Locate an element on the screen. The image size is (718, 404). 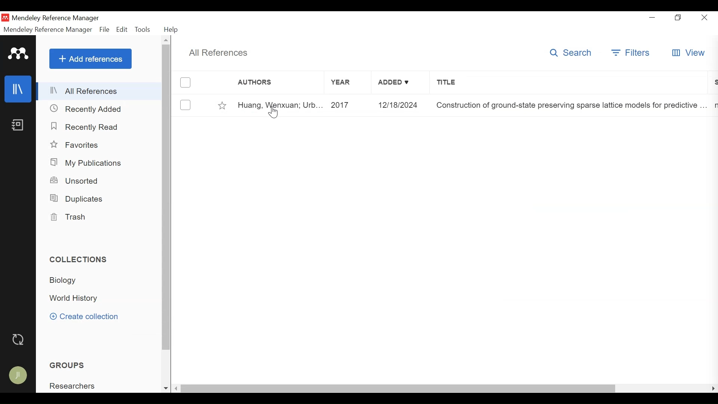
Mendeley Reference Manager is located at coordinates (48, 30).